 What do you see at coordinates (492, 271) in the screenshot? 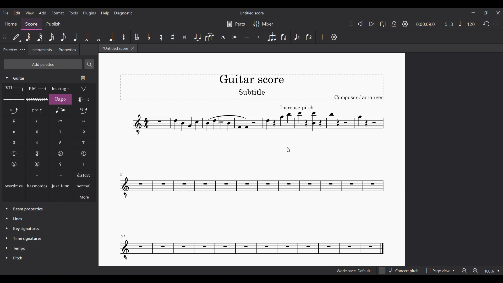
I see `Zoom options` at bounding box center [492, 271].